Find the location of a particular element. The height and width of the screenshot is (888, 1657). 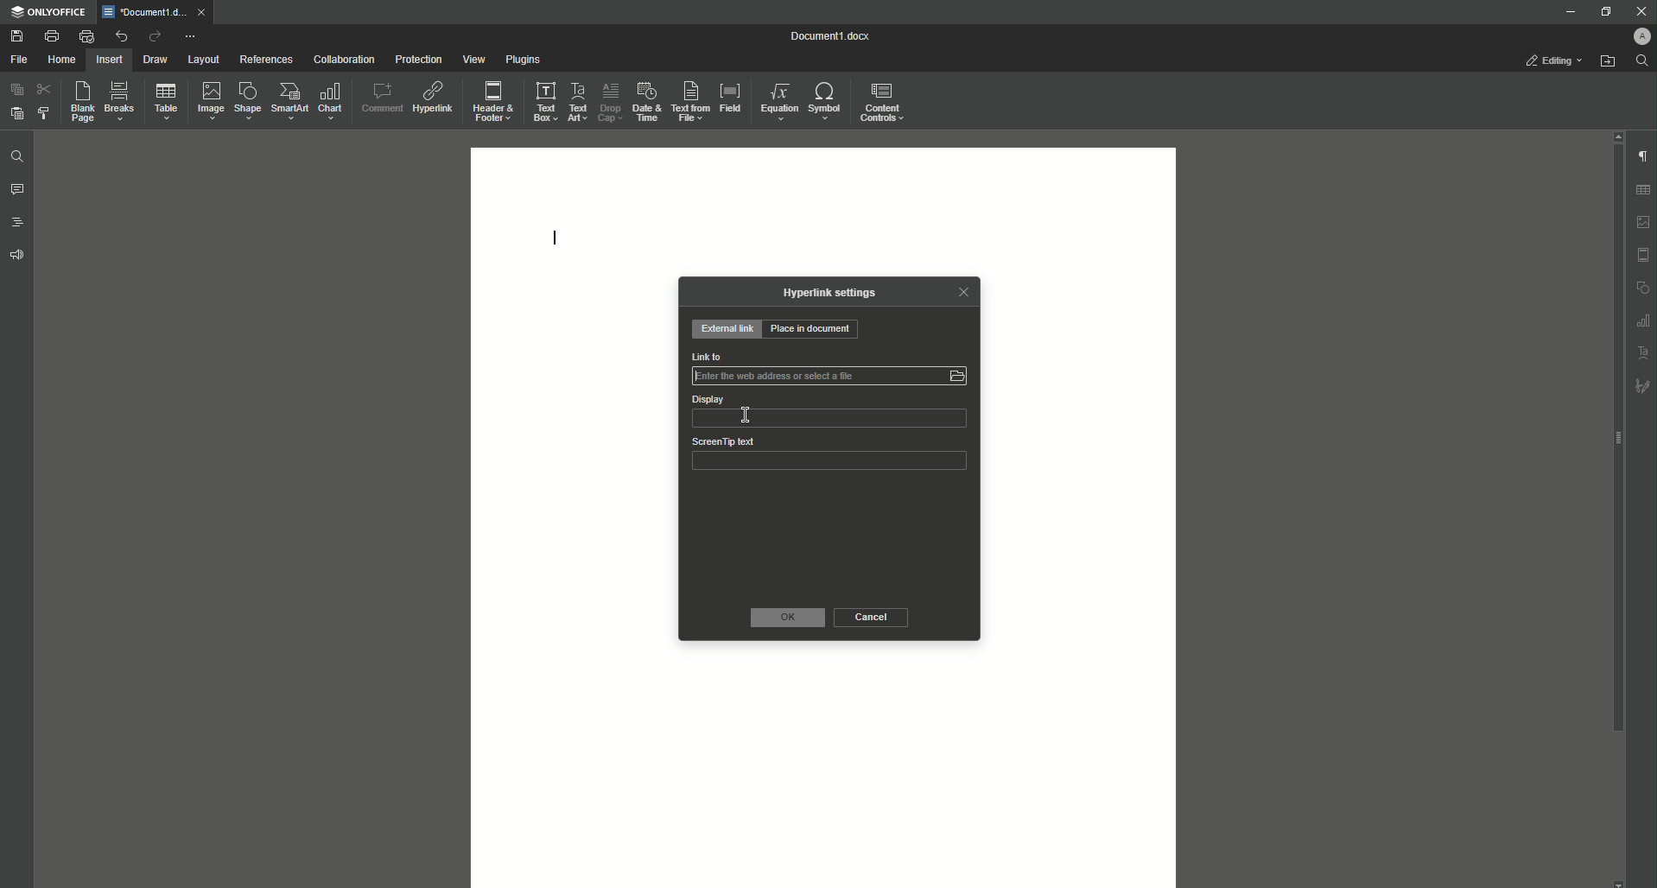

ScreenTip text is located at coordinates (830, 464).